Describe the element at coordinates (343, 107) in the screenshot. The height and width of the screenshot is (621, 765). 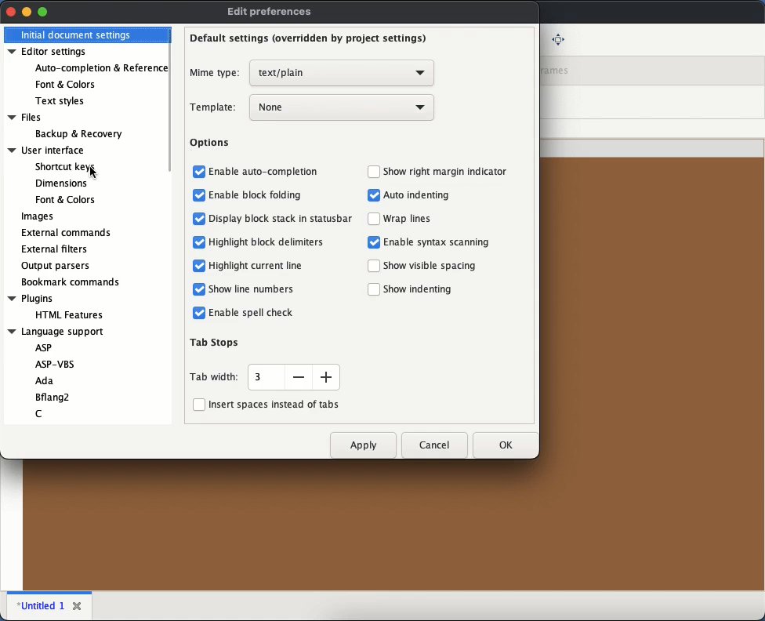
I see `none` at that location.